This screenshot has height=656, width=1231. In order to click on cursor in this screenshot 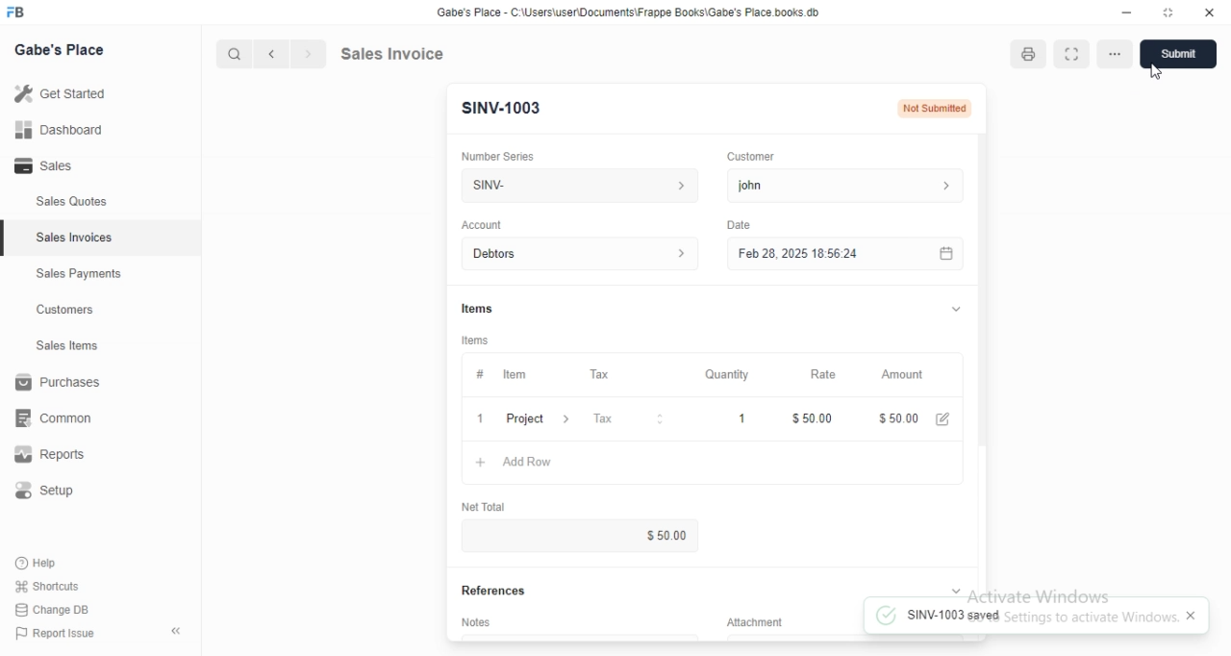, I will do `click(225, 54)`.